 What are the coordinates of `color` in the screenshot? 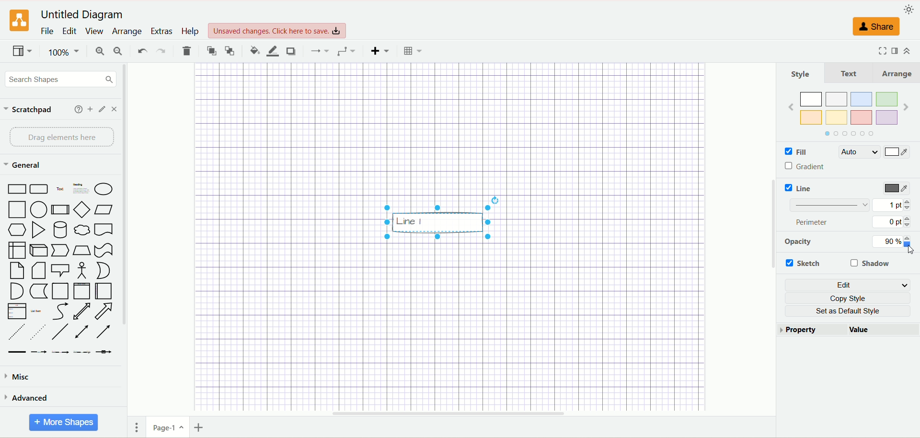 It's located at (897, 189).